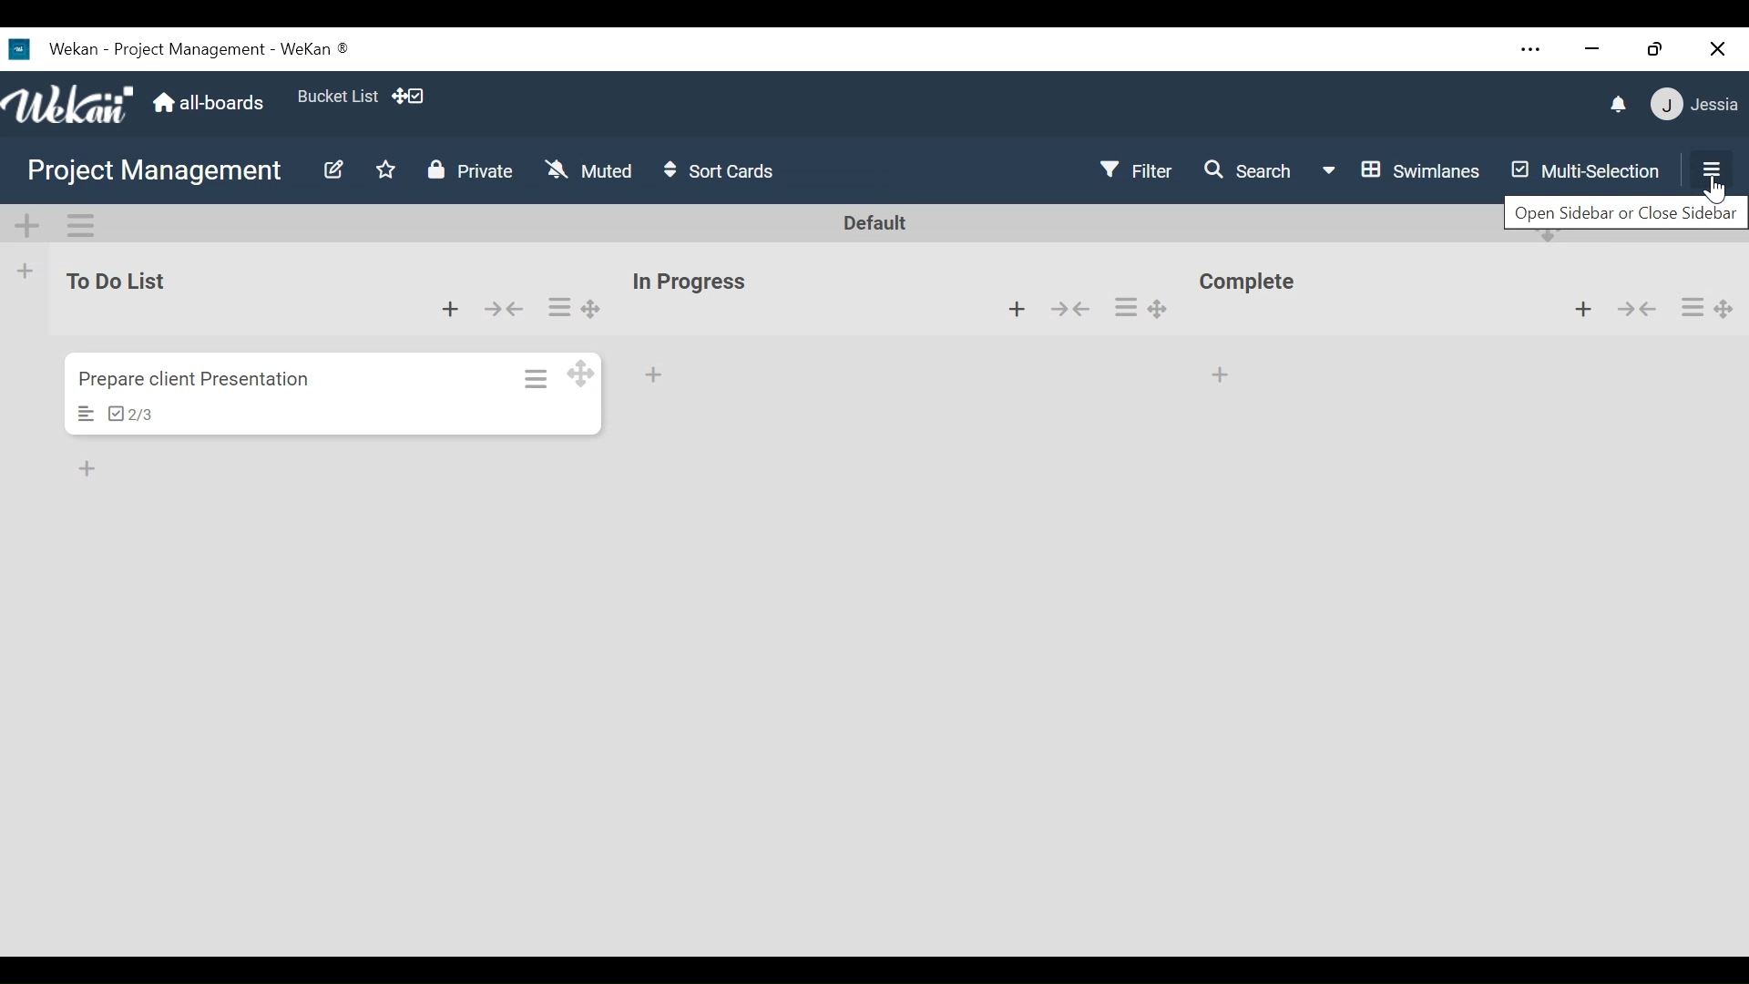 The width and height of the screenshot is (1749, 984). Describe the element at coordinates (1693, 306) in the screenshot. I see `list actions` at that location.